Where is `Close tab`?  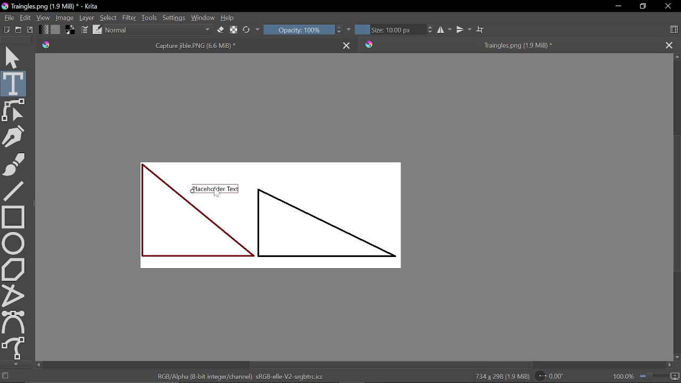
Close tab is located at coordinates (669, 45).